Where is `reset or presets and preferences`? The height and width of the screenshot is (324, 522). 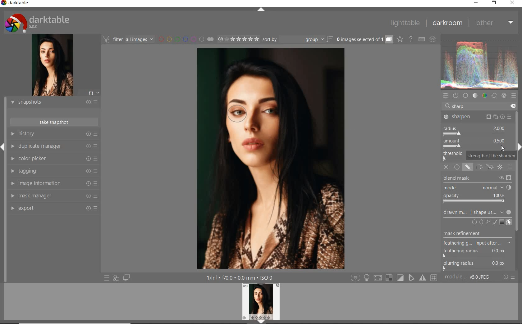
reset or presets and preferences is located at coordinates (509, 277).